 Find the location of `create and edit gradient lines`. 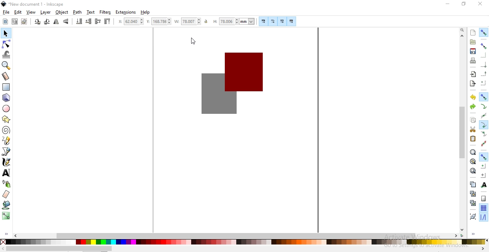

create and edit gradient lines is located at coordinates (5, 215).